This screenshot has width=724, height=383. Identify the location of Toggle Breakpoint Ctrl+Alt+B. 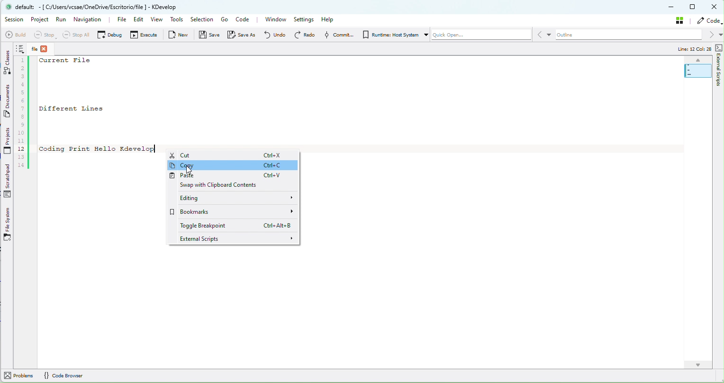
(238, 227).